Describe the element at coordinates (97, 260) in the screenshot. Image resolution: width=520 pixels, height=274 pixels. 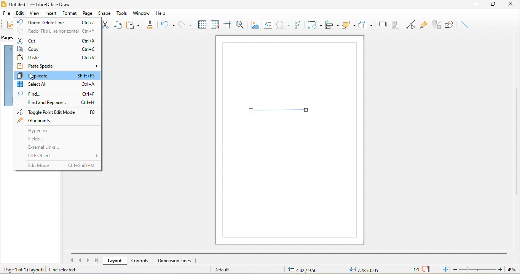
I see `last page` at that location.